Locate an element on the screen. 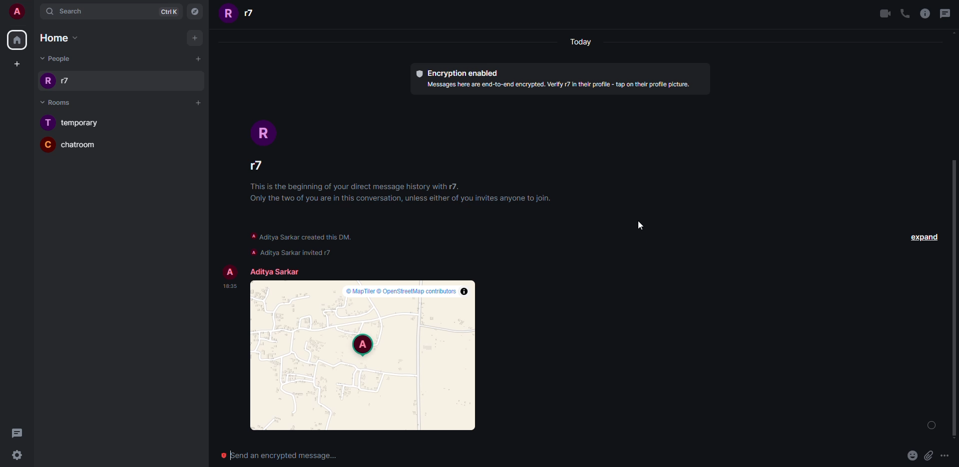  Cursor is located at coordinates (641, 226).